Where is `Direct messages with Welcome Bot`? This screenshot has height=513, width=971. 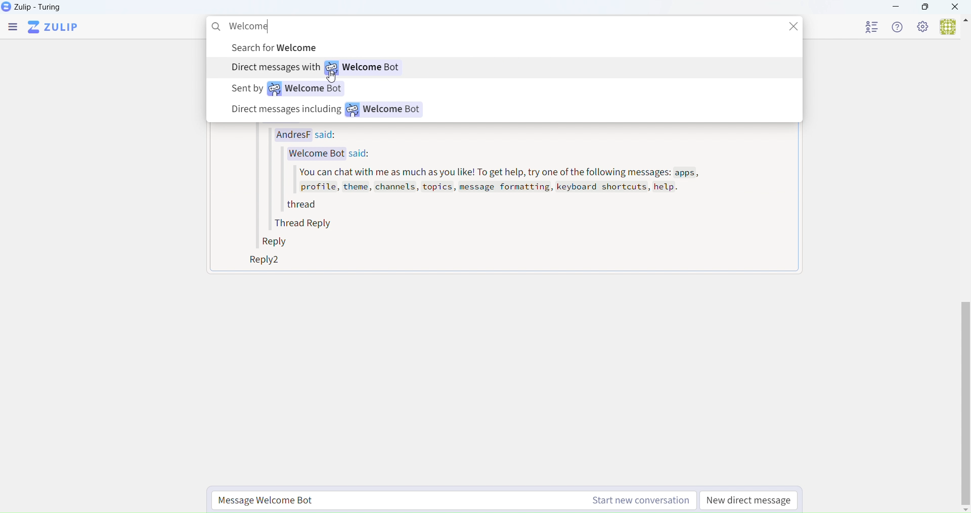
Direct messages with Welcome Bot is located at coordinates (316, 69).